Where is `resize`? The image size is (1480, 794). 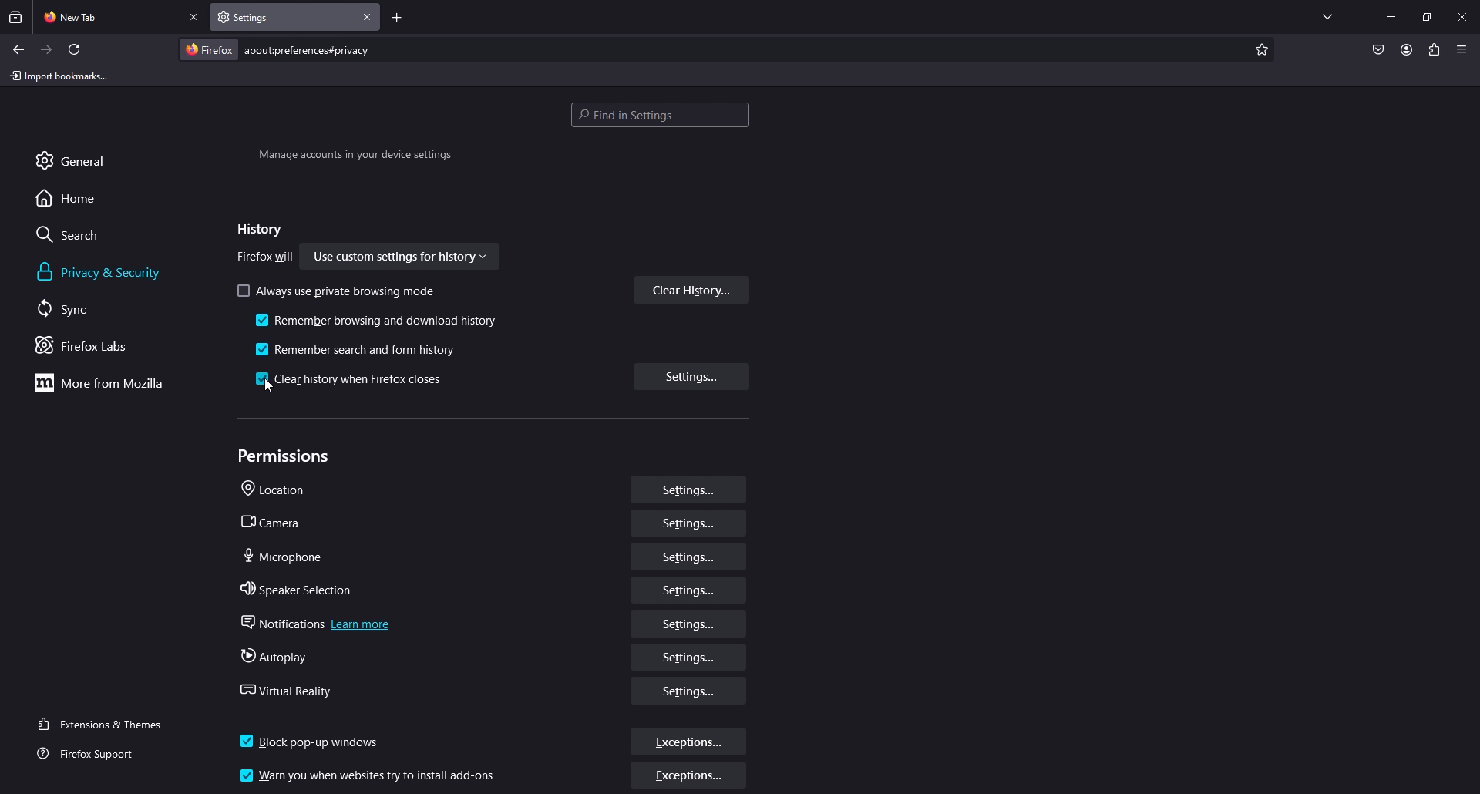
resize is located at coordinates (1427, 17).